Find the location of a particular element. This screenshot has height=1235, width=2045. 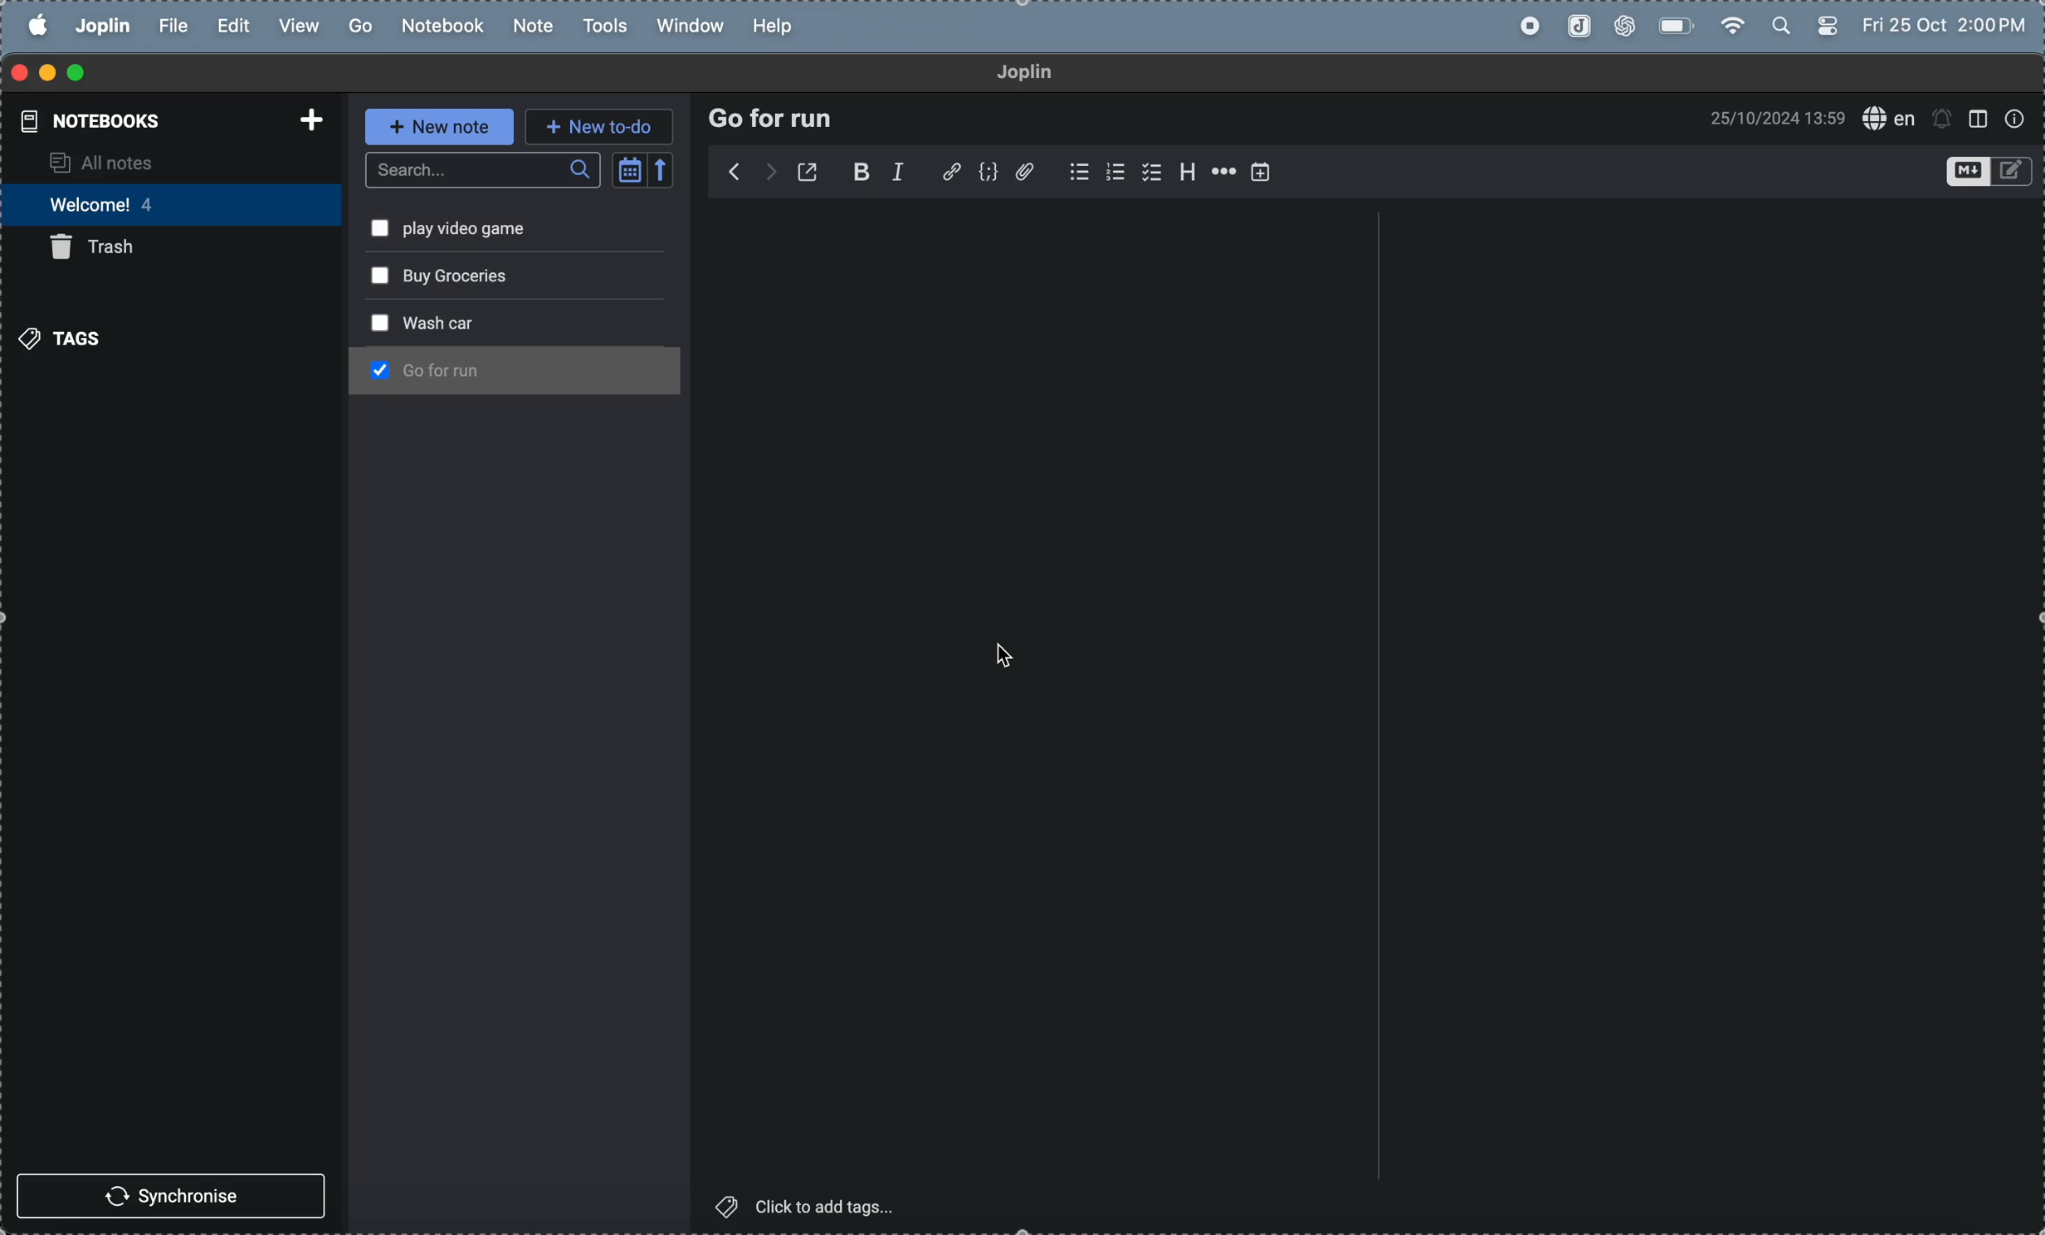

all notes is located at coordinates (151, 159).